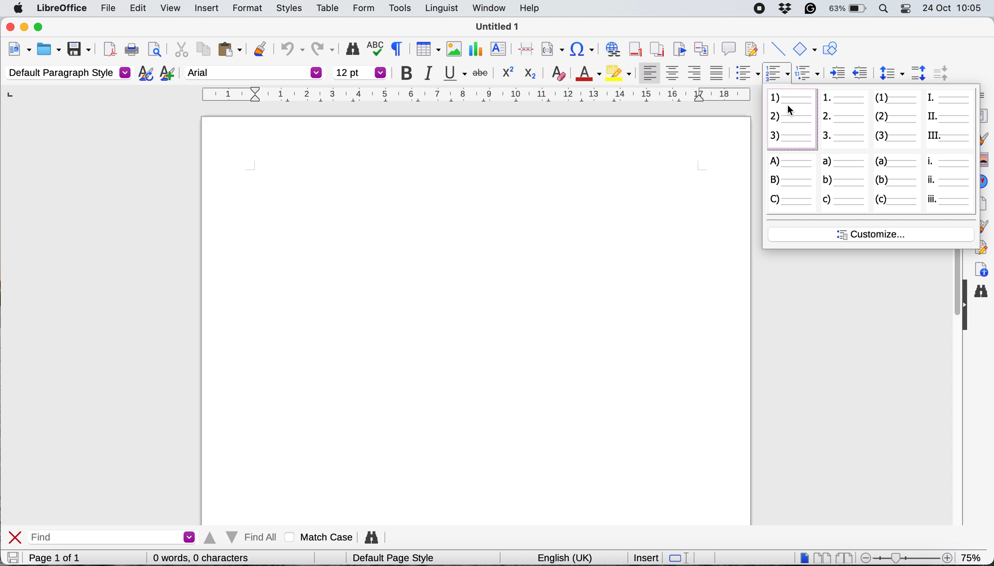 This screenshot has height=566, width=994. Describe the element at coordinates (846, 558) in the screenshot. I see `book view` at that location.